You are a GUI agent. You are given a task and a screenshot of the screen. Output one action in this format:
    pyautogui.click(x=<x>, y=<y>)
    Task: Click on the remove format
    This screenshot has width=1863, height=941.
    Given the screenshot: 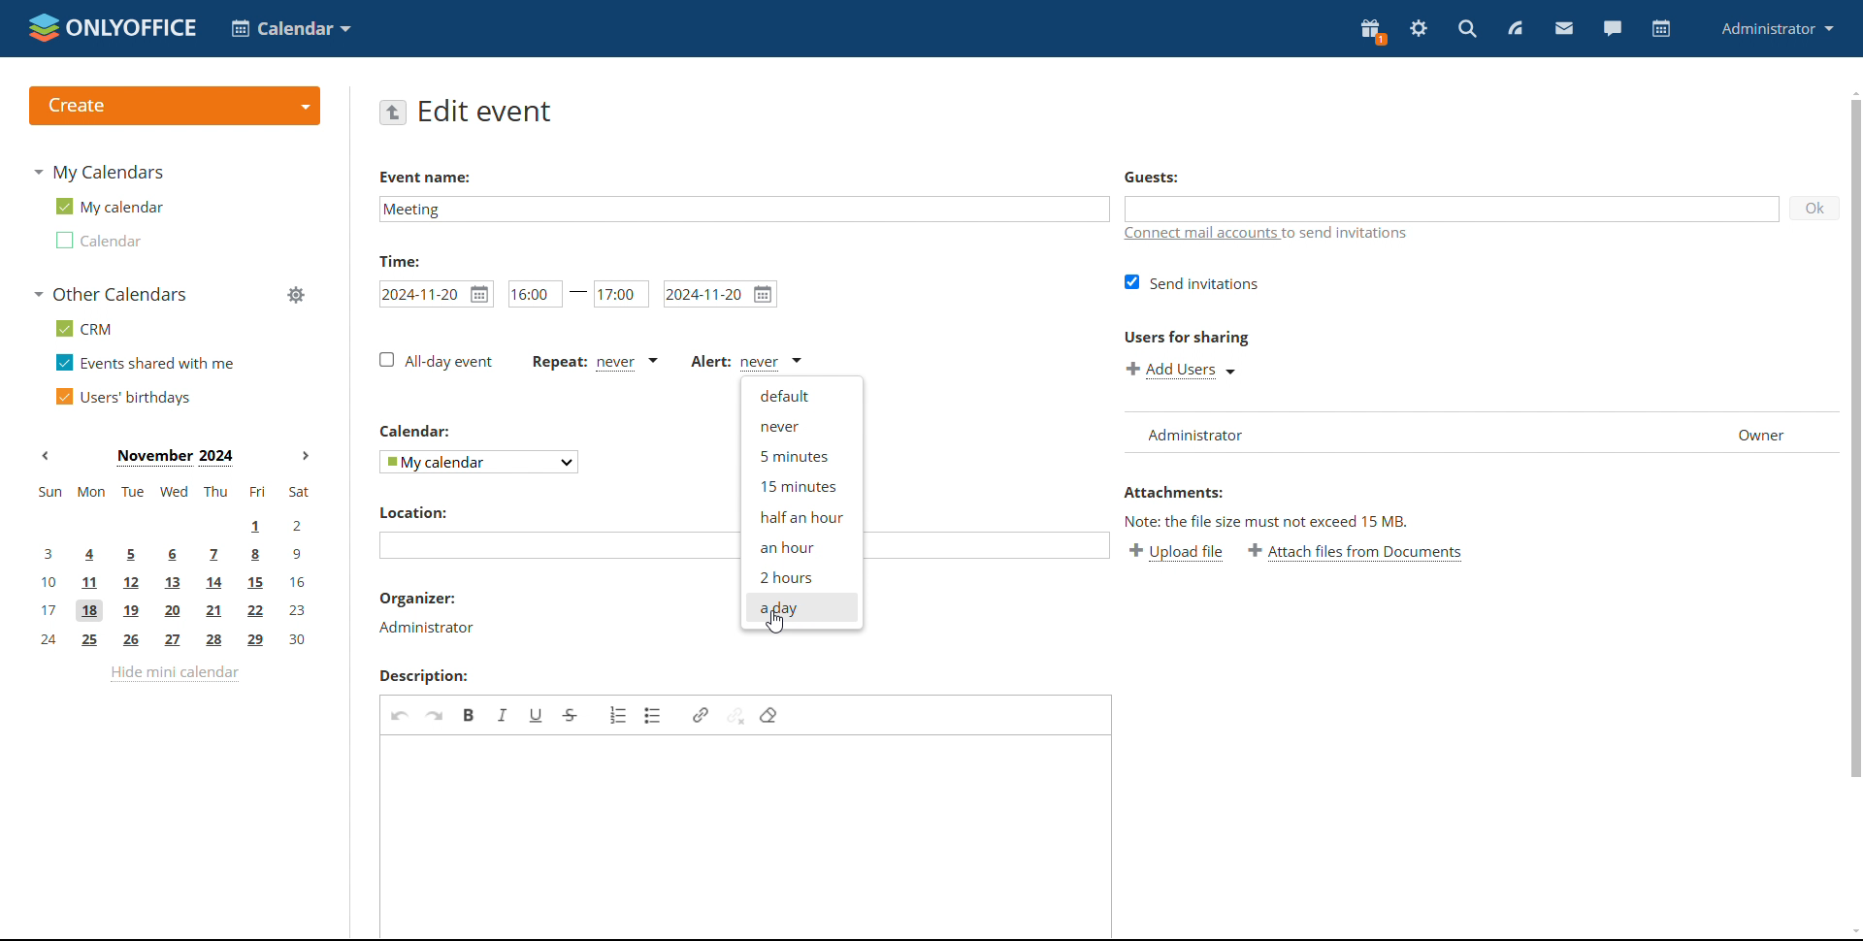 What is the action you would take?
    pyautogui.click(x=768, y=715)
    